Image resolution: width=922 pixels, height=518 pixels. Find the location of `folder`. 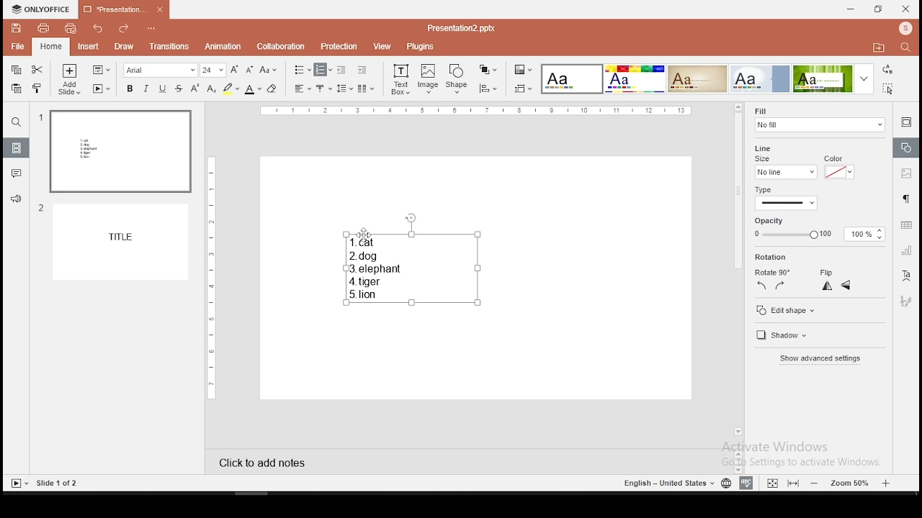

folder is located at coordinates (879, 47).